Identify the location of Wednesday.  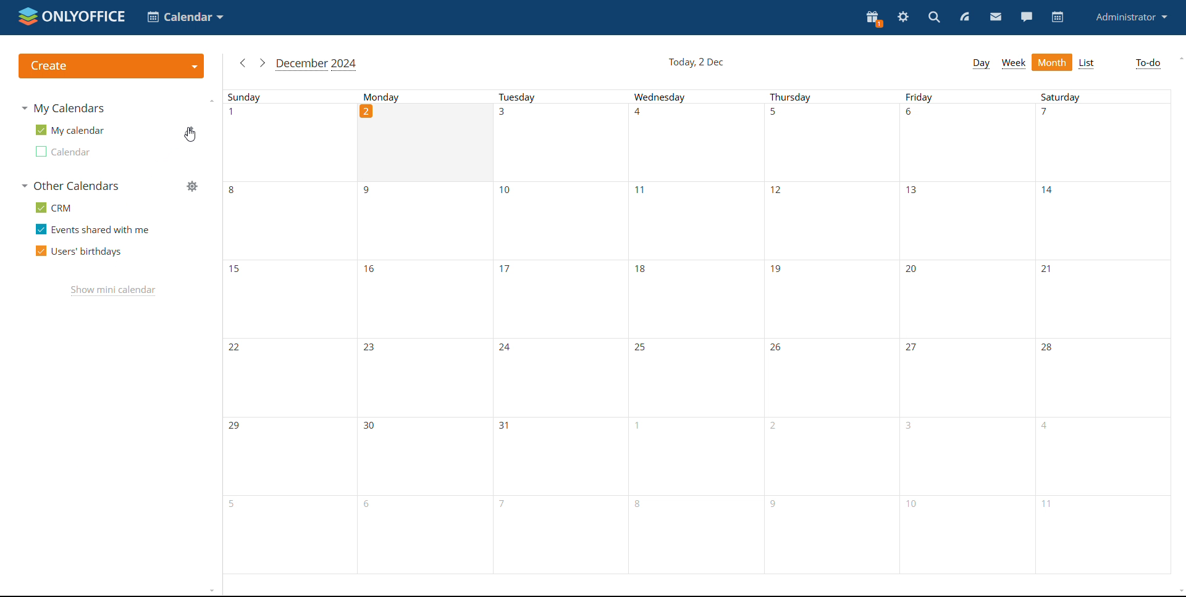
(694, 97).